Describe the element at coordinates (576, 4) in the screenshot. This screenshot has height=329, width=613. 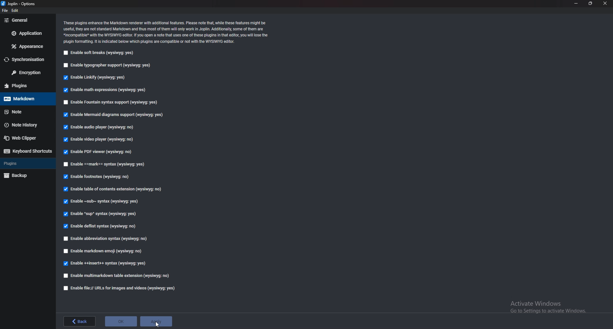
I see `Minimize` at that location.